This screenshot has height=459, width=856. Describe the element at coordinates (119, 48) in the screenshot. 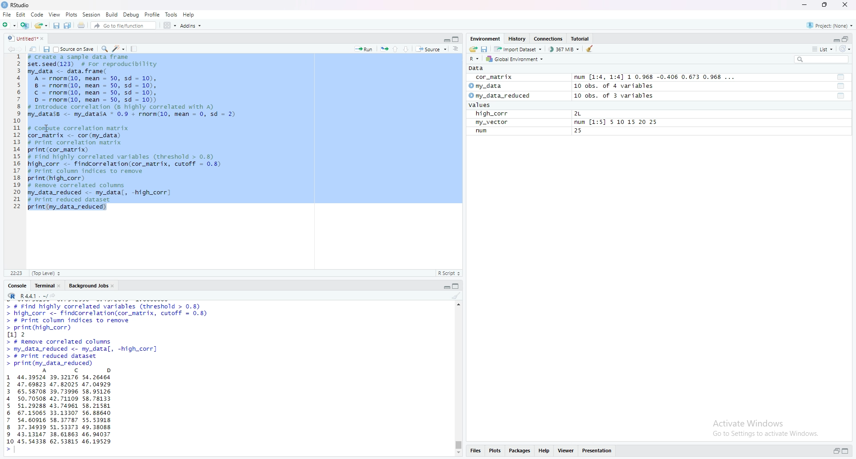

I see `edit` at that location.